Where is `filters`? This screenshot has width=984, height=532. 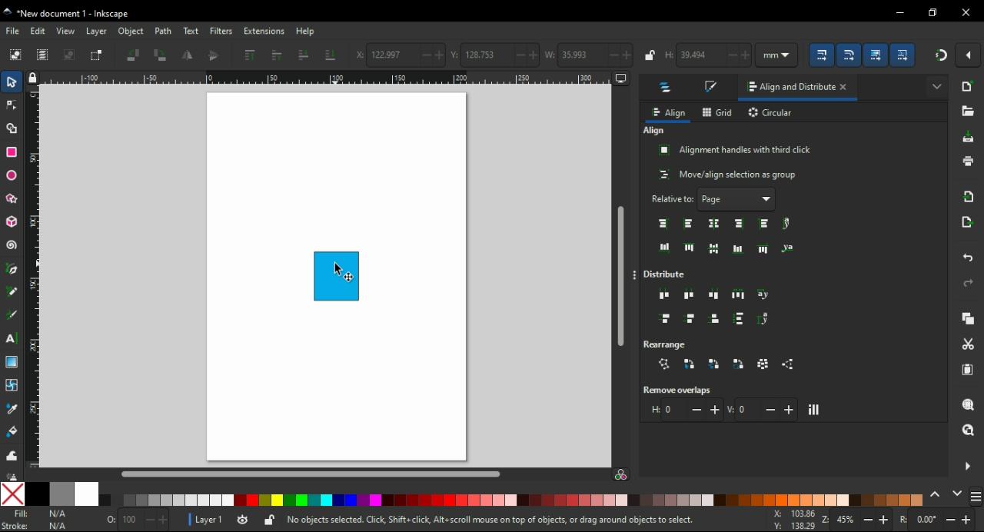 filters is located at coordinates (221, 32).